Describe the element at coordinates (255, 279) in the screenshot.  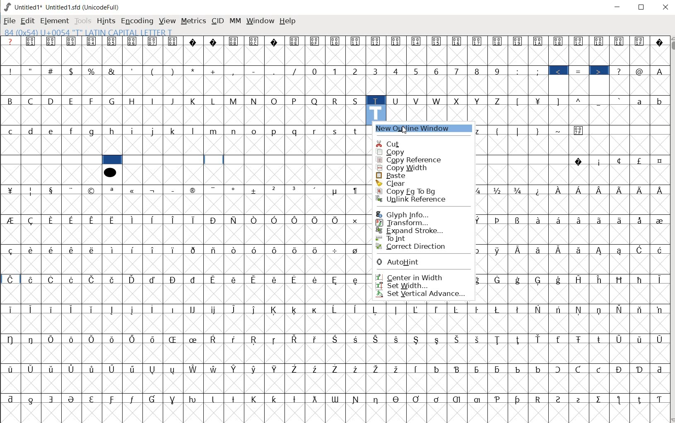
I see `Symbol` at that location.